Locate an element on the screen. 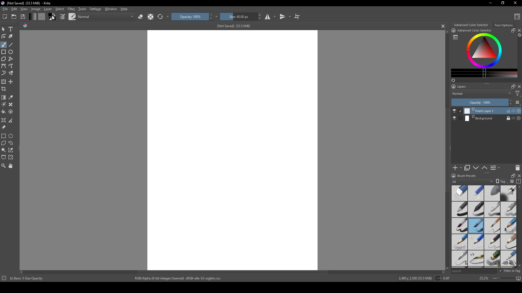 The height and width of the screenshot is (293, 522). normal is located at coordinates (106, 16).